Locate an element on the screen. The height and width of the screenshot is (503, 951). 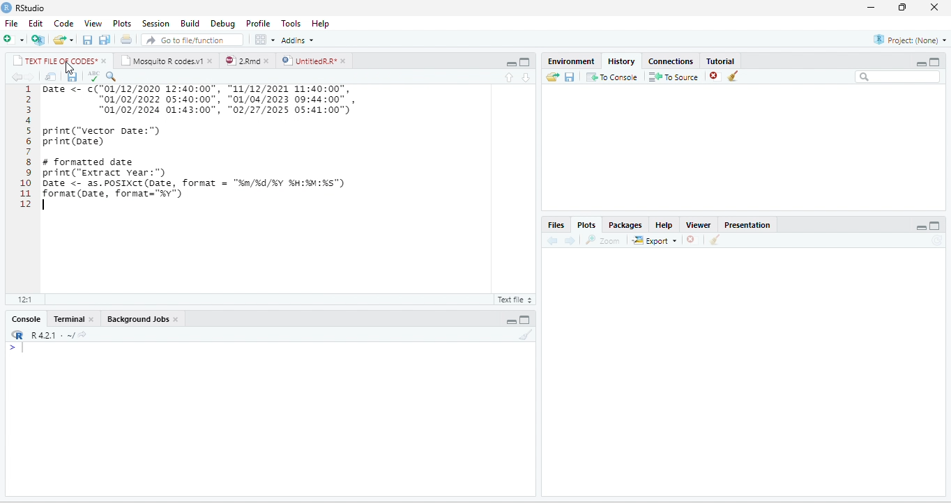
ABC is located at coordinates (94, 76).